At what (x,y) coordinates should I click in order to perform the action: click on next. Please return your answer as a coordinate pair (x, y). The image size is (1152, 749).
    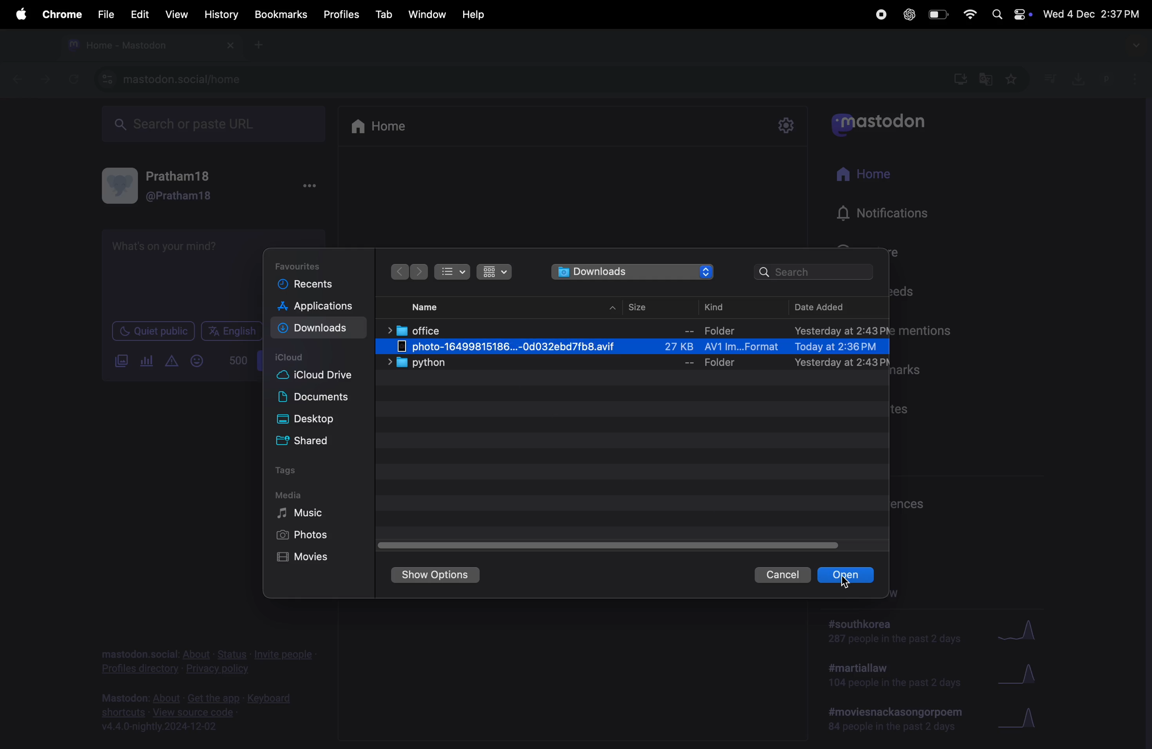
    Looking at the image, I should click on (419, 272).